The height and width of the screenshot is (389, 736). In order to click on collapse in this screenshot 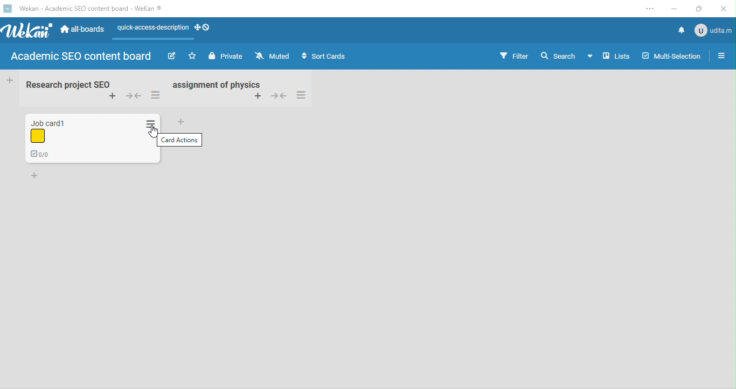, I will do `click(132, 96)`.